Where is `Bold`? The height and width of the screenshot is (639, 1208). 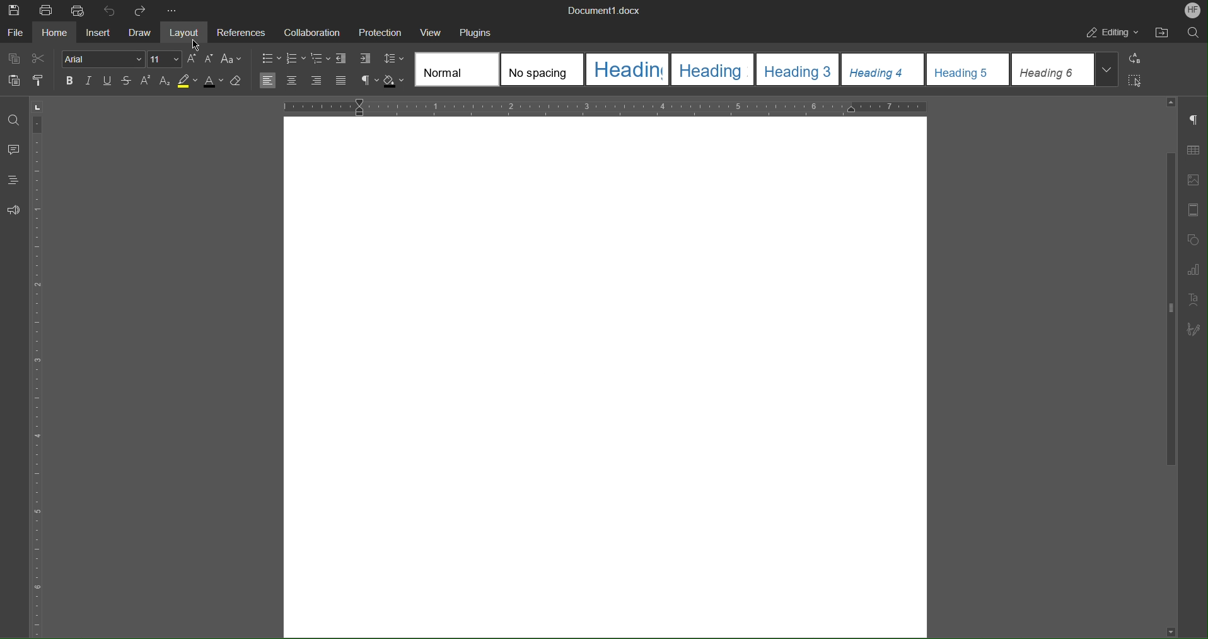 Bold is located at coordinates (70, 81).